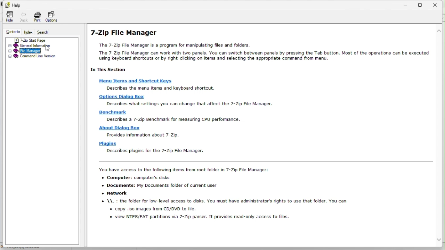 The image size is (445, 250). I want to click on Options dialogue box, so click(121, 97).